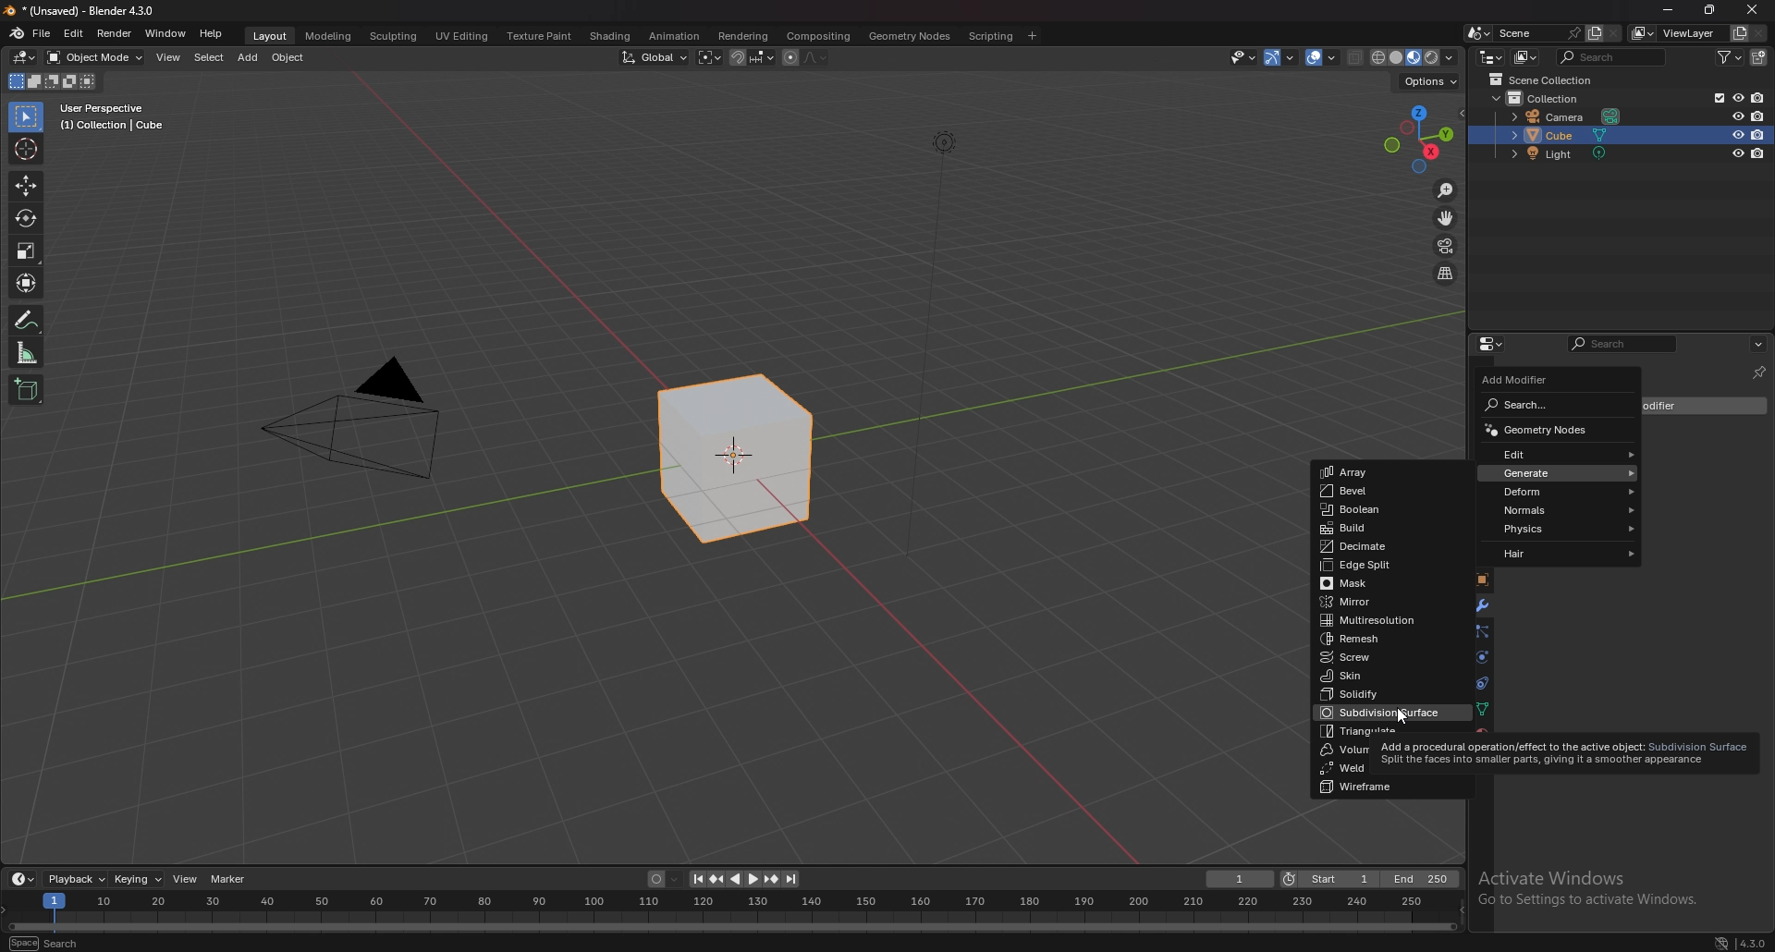 The width and height of the screenshot is (1775, 952). Describe the element at coordinates (654, 57) in the screenshot. I see `transform orientation` at that location.